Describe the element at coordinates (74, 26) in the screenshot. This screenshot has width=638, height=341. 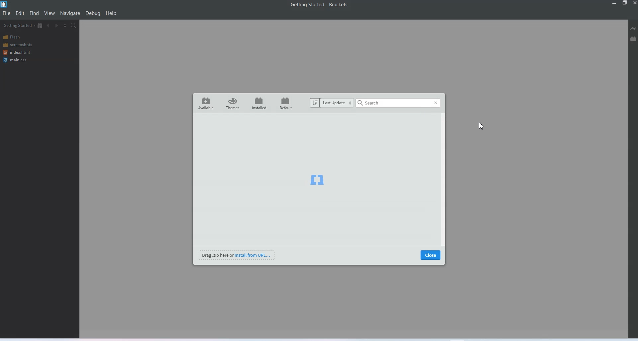
I see `Find in files` at that location.